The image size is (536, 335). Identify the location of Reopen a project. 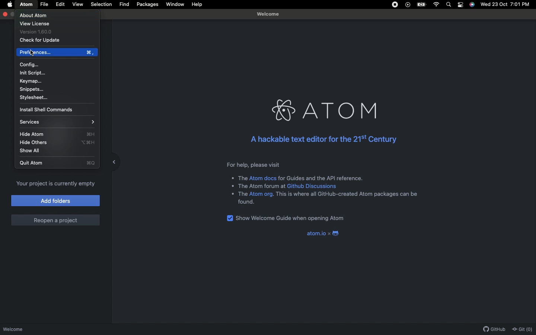
(55, 220).